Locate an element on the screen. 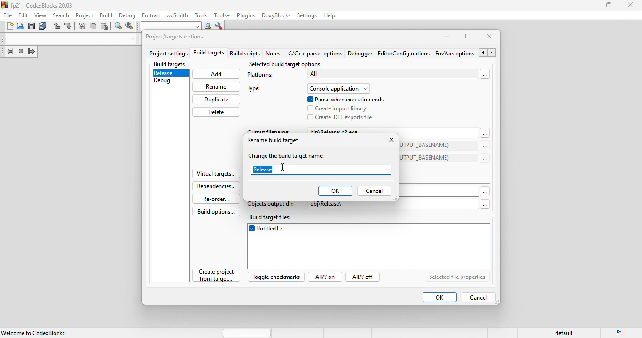  title is located at coordinates (39, 5).